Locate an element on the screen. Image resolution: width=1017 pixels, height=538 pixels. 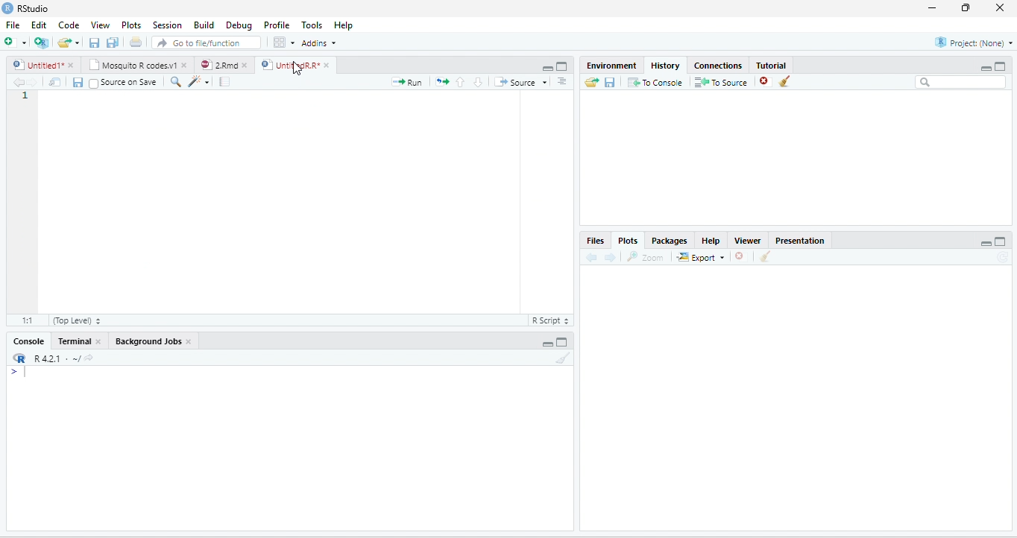
RStudio is located at coordinates (25, 8).